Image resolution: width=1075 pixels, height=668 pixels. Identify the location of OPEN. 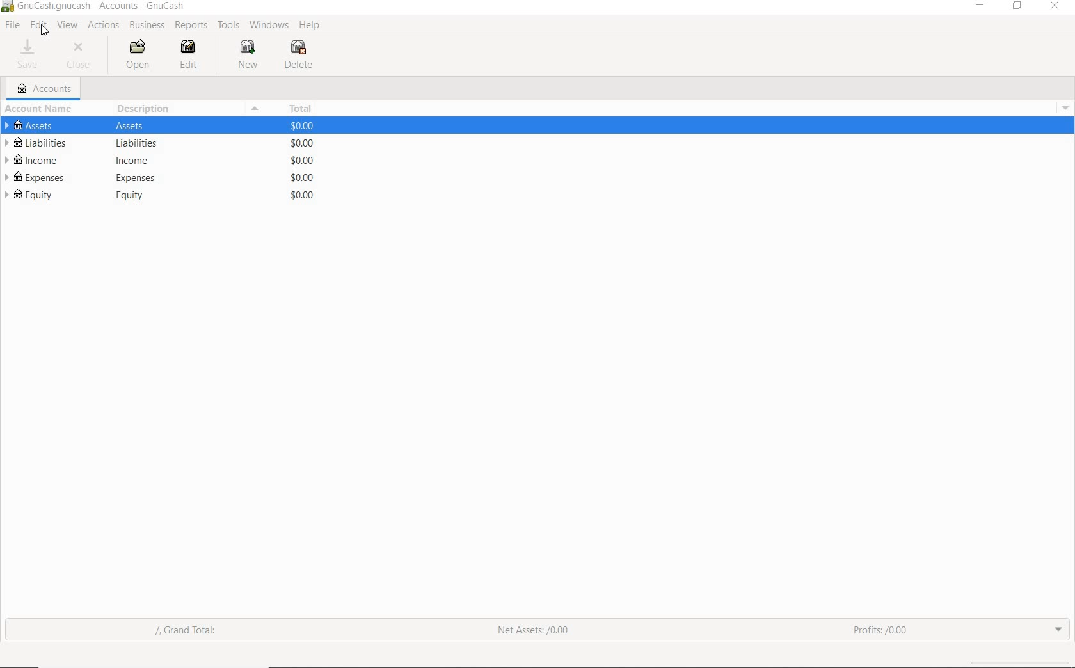
(140, 55).